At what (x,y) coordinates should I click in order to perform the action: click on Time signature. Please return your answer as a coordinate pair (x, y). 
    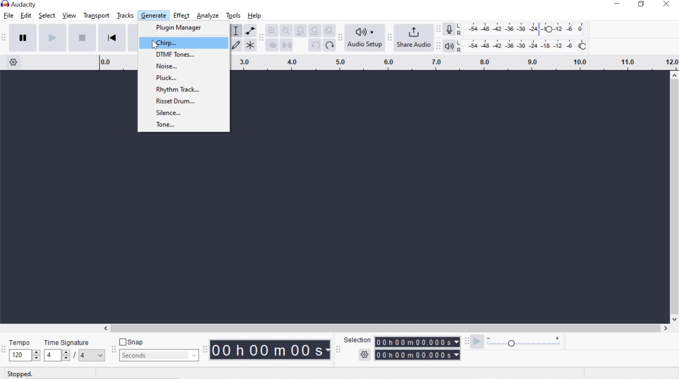
    Looking at the image, I should click on (73, 349).